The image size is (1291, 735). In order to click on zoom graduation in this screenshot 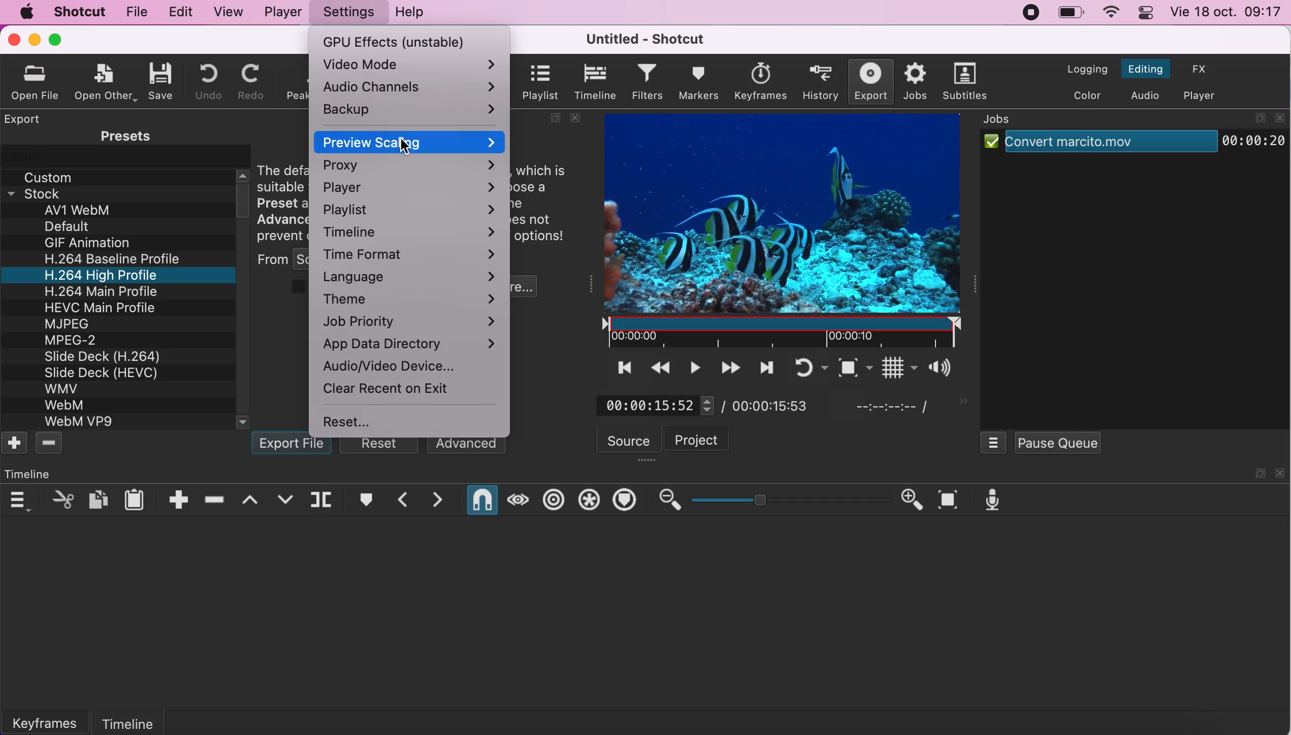, I will do `click(791, 500)`.